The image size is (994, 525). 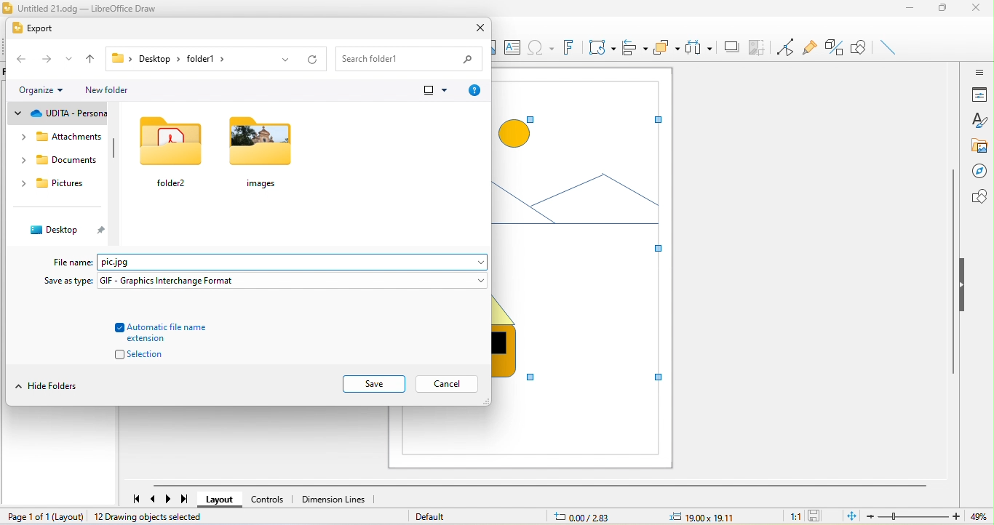 What do you see at coordinates (60, 113) in the screenshot?
I see `@ UDITA- Persona.` at bounding box center [60, 113].